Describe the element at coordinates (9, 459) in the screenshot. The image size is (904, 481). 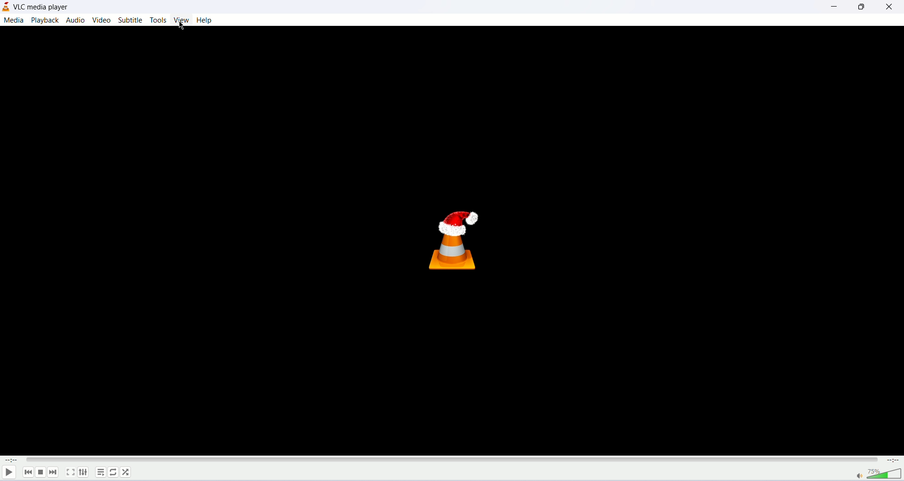
I see `played time` at that location.